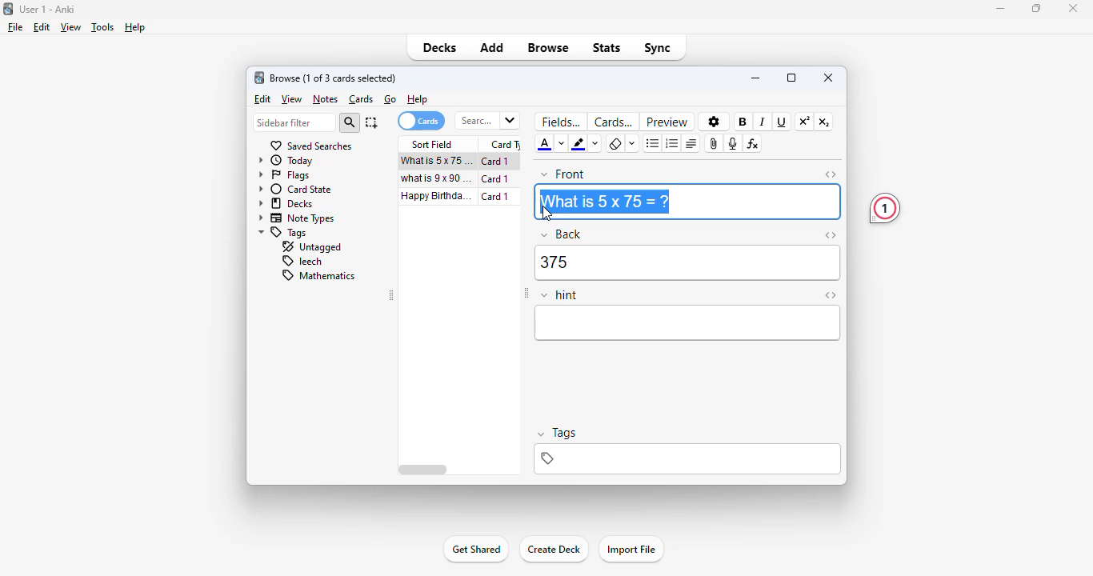  I want to click on what is 9x90=?, so click(437, 178).